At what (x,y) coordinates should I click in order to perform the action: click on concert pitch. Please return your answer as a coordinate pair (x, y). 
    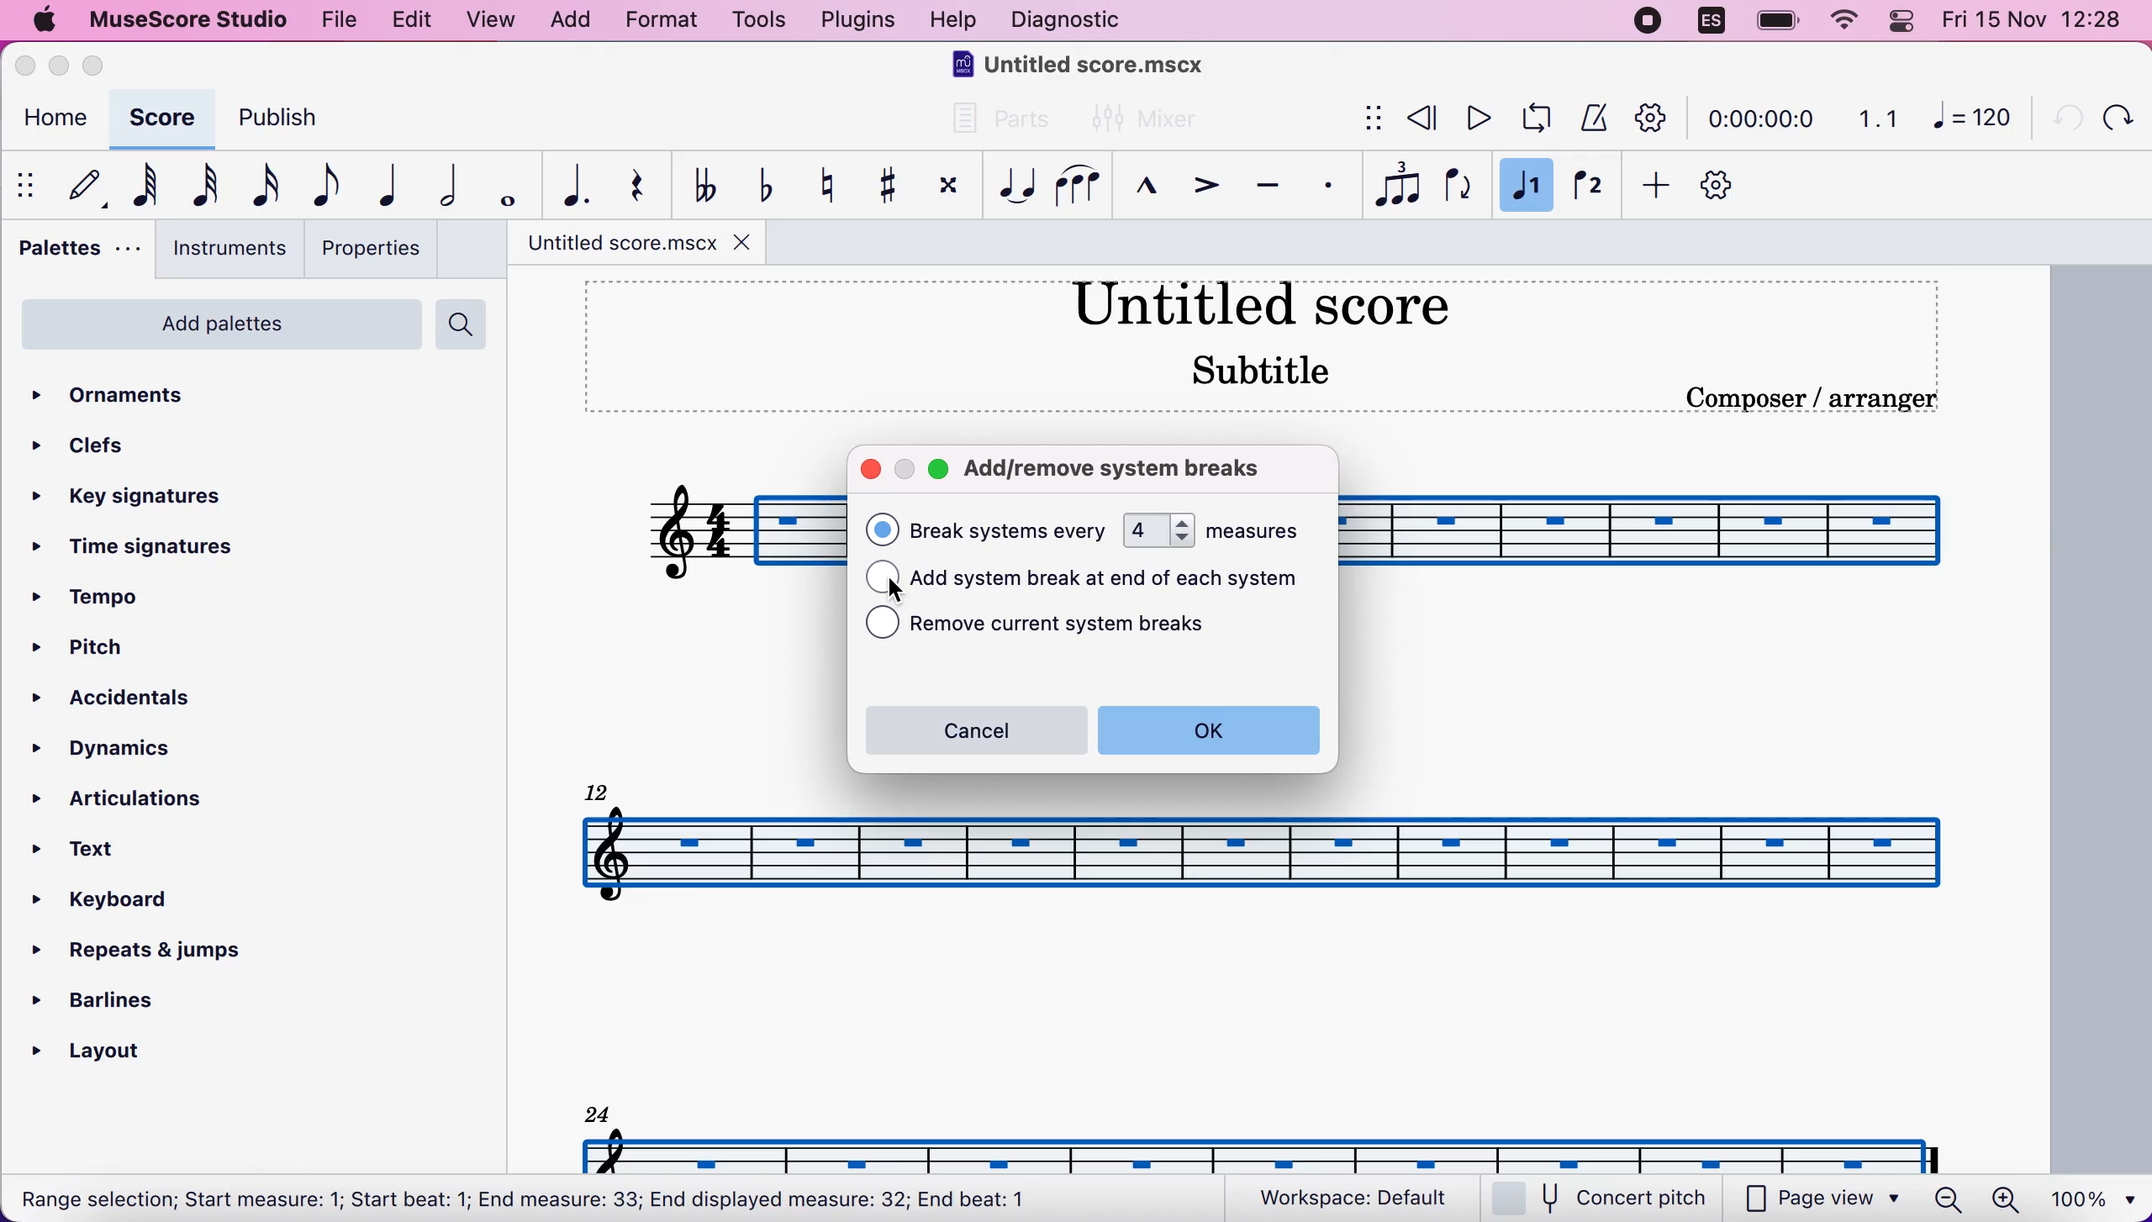
    Looking at the image, I should click on (1610, 1199).